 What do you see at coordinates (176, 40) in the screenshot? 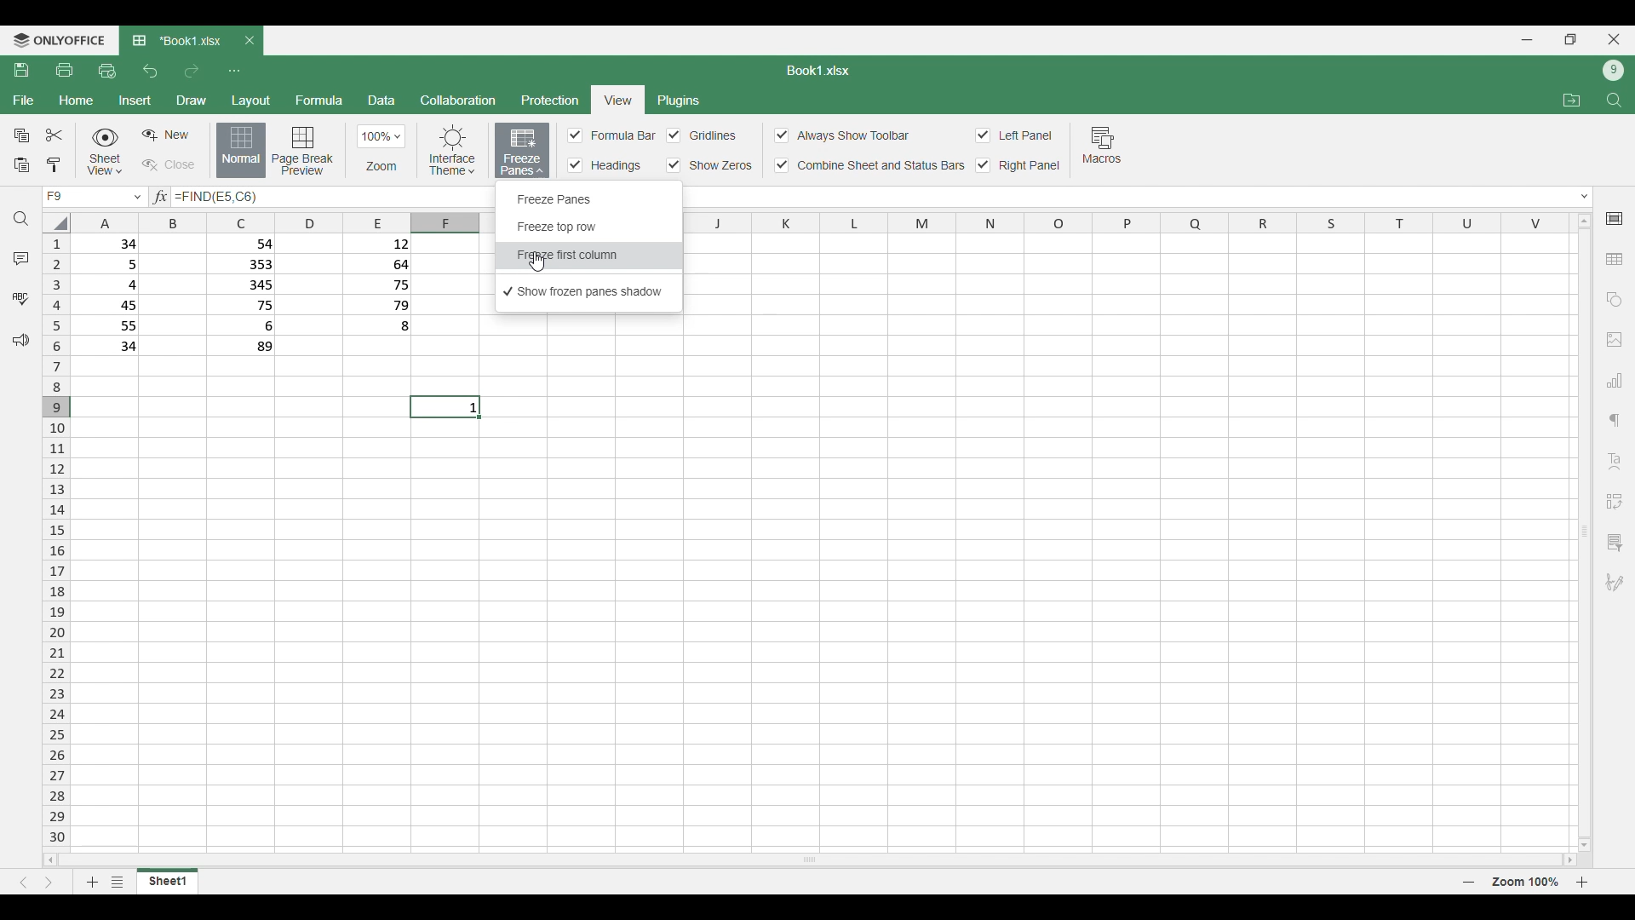
I see `Current tab: Book1.xlsx` at bounding box center [176, 40].